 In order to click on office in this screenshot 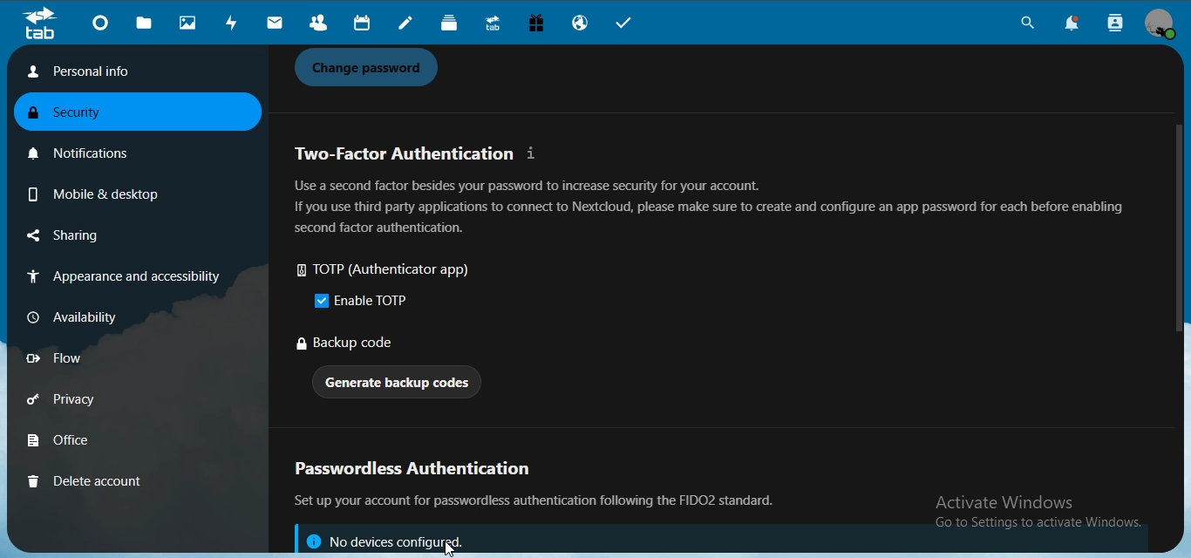, I will do `click(85, 442)`.